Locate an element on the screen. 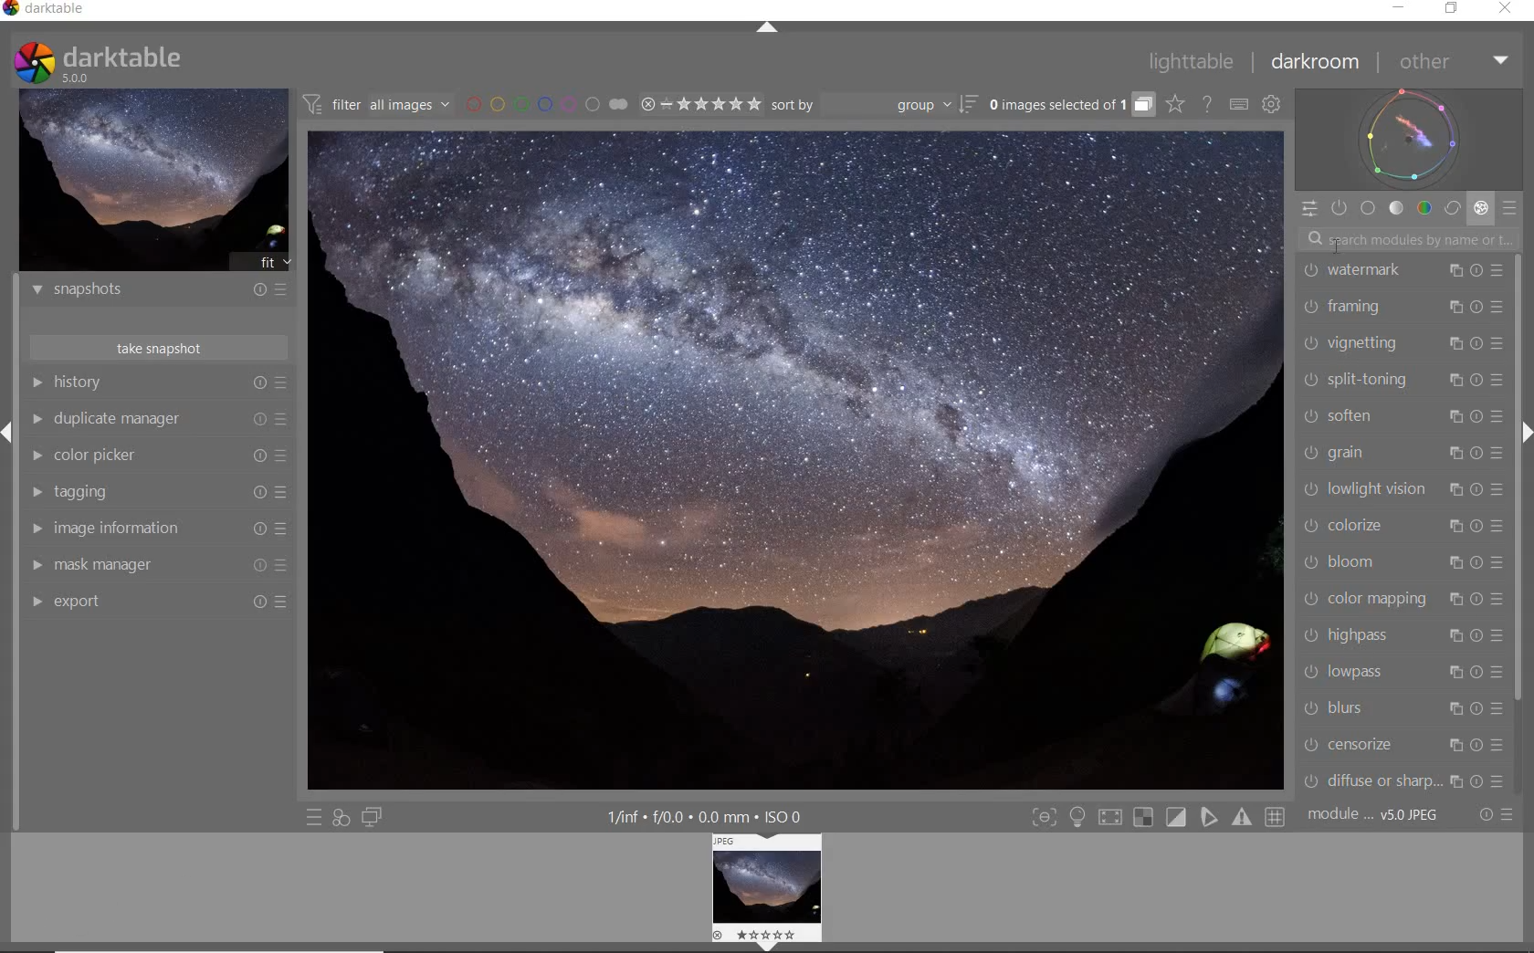 Image resolution: width=1534 pixels, height=953 pixels. reset parameters is located at coordinates (1476, 708).